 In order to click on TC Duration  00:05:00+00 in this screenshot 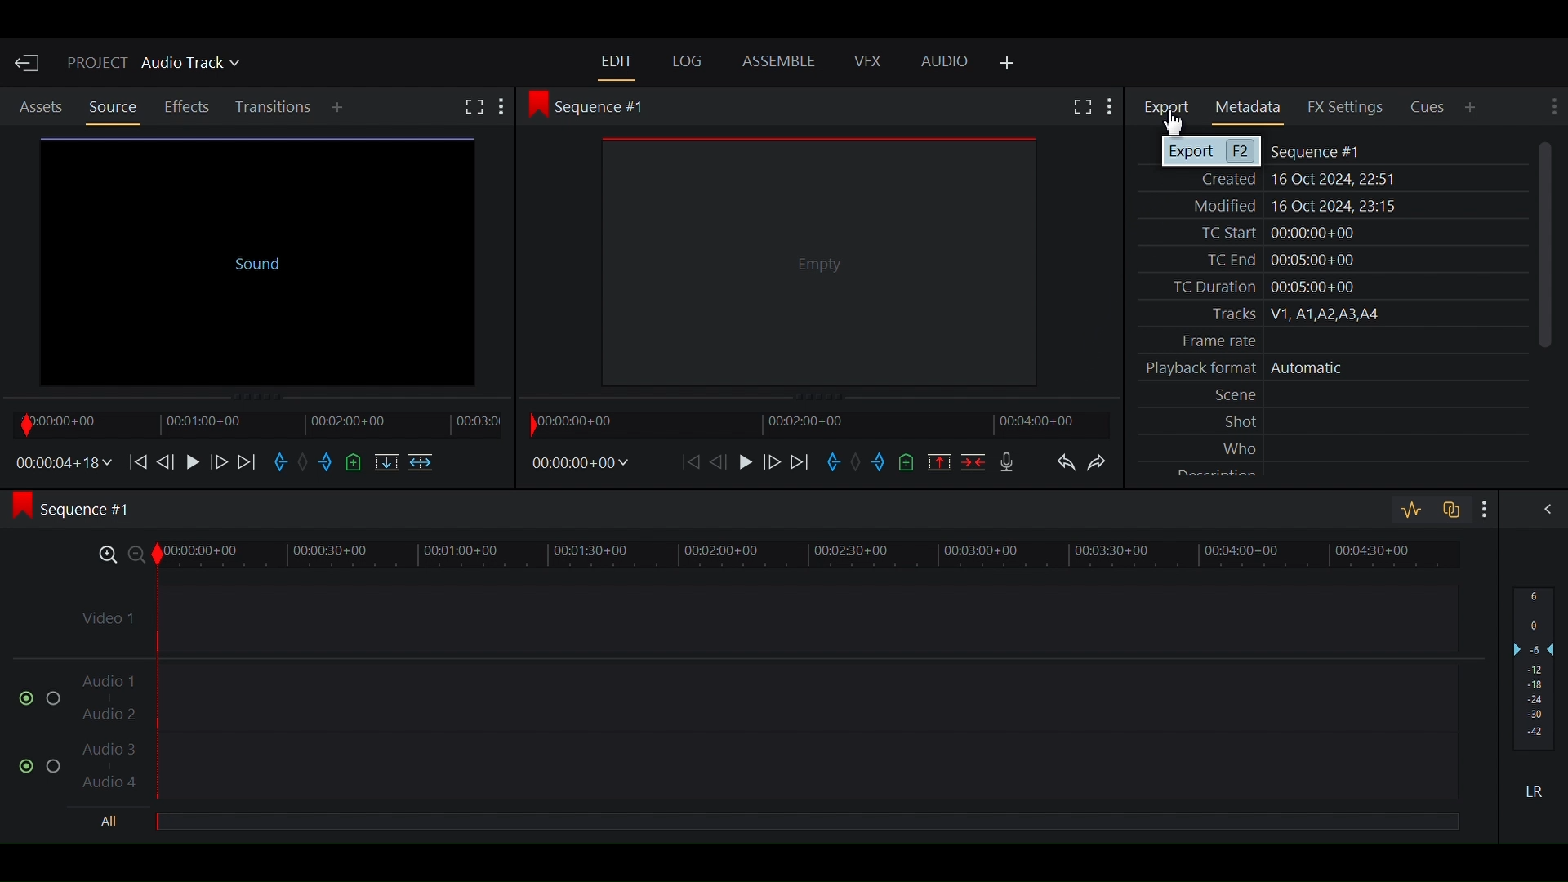, I will do `click(1257, 287)`.